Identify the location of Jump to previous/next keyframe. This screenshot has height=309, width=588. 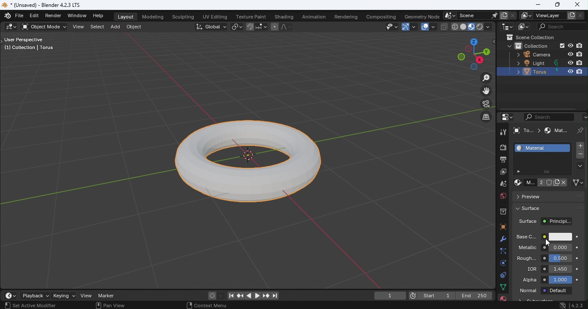
(266, 297).